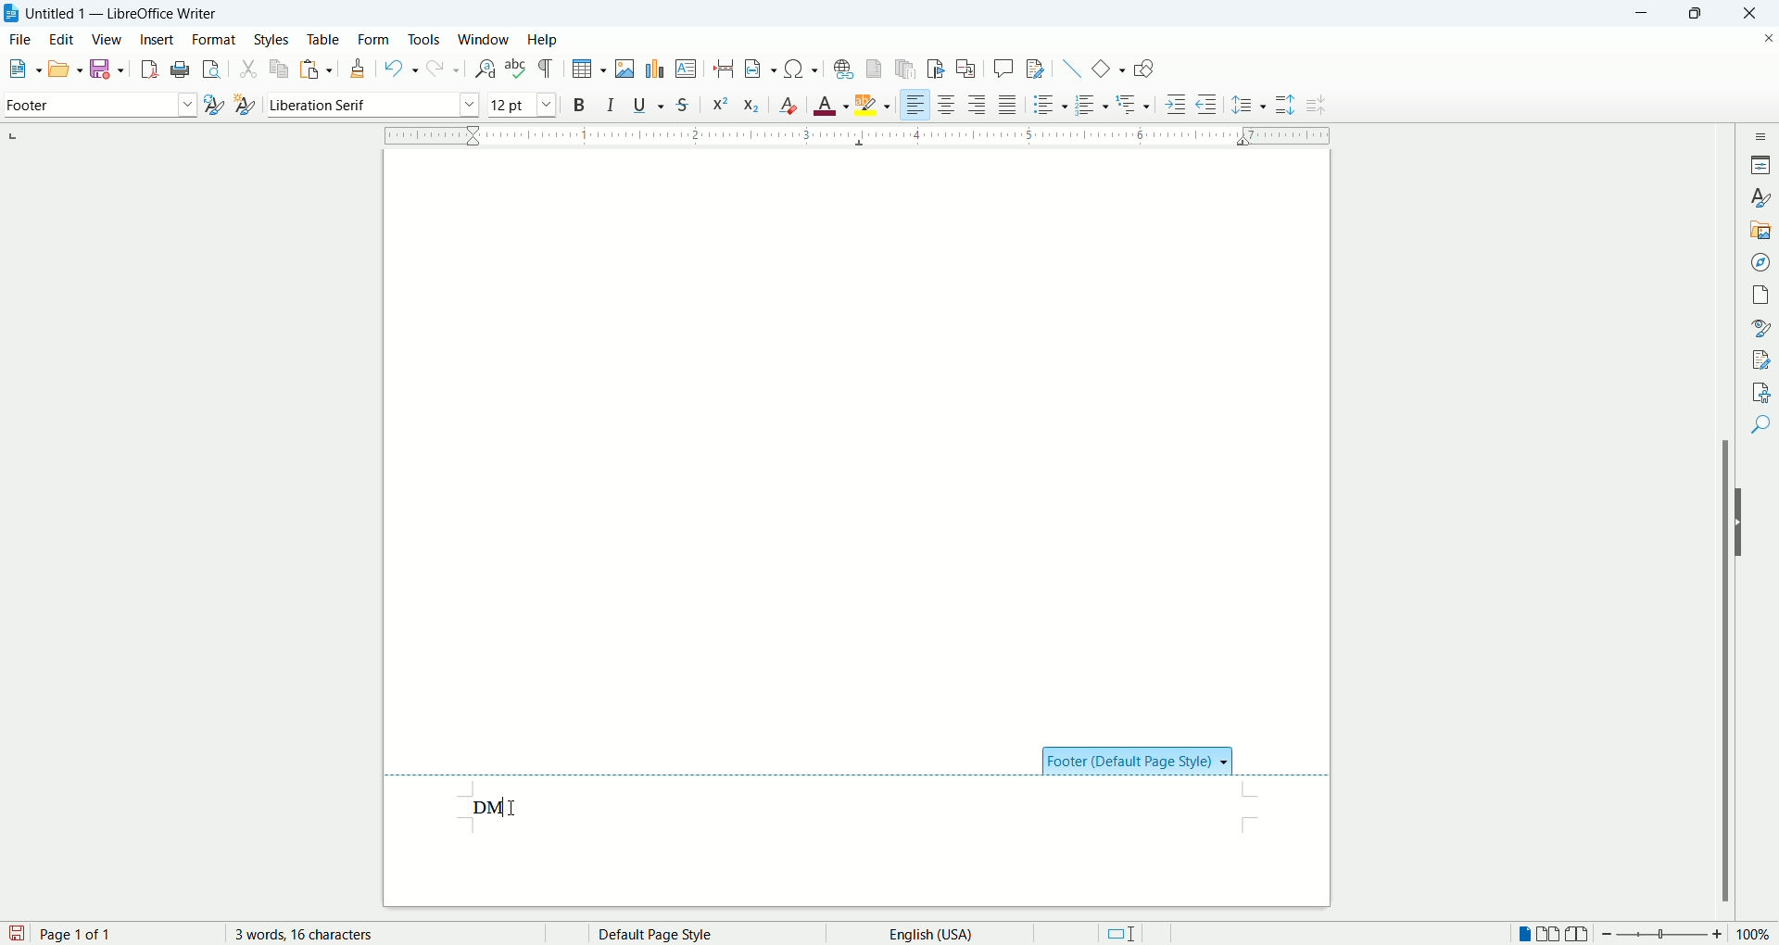 This screenshot has height=945, width=1779. What do you see at coordinates (874, 69) in the screenshot?
I see `insert footnote` at bounding box center [874, 69].